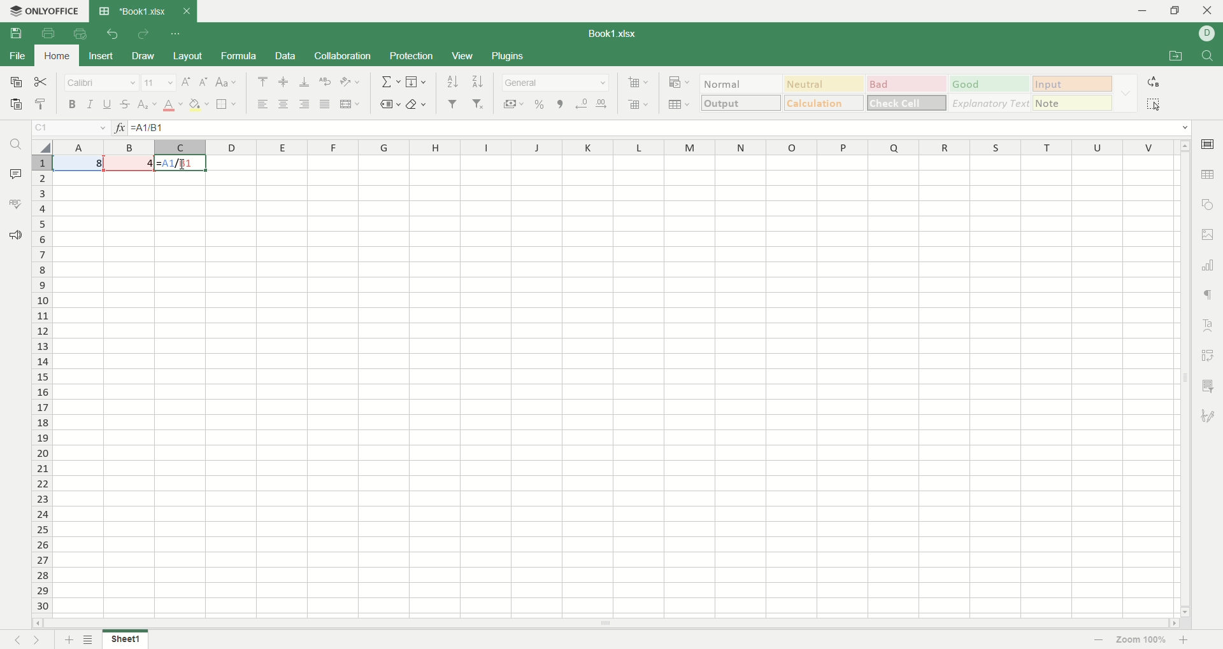 This screenshot has height=649, width=1223. Describe the element at coordinates (990, 84) in the screenshot. I see `good` at that location.